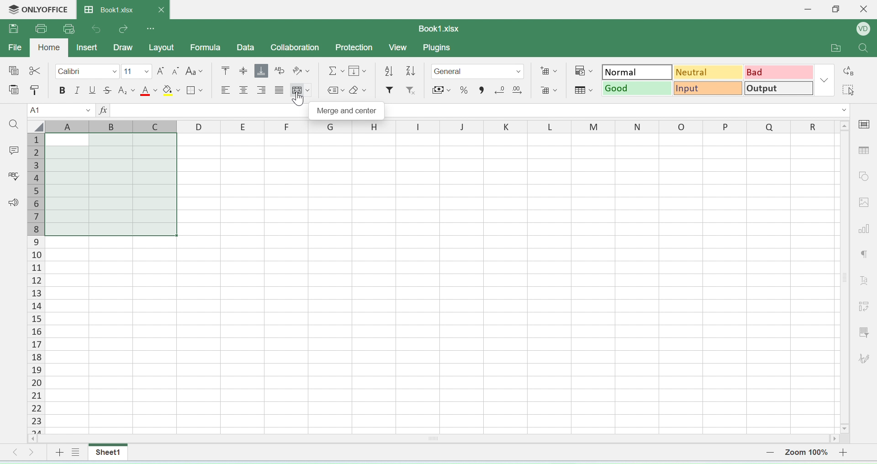 The width and height of the screenshot is (877, 464). Describe the element at coordinates (299, 100) in the screenshot. I see `cursor on merge cells` at that location.